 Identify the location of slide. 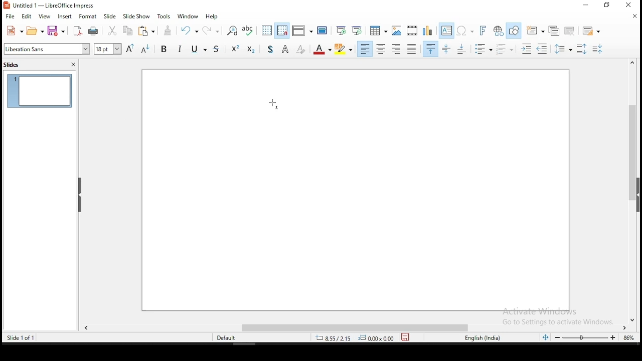
(40, 92).